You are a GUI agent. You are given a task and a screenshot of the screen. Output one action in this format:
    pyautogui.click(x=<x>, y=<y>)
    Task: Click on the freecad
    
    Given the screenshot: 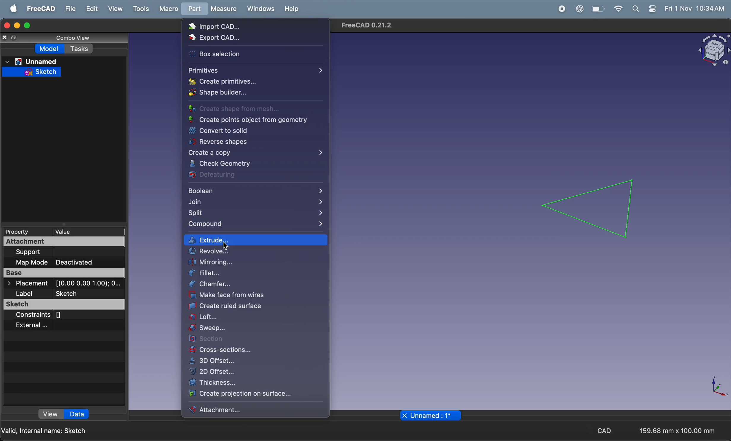 What is the action you would take?
    pyautogui.click(x=41, y=9)
    